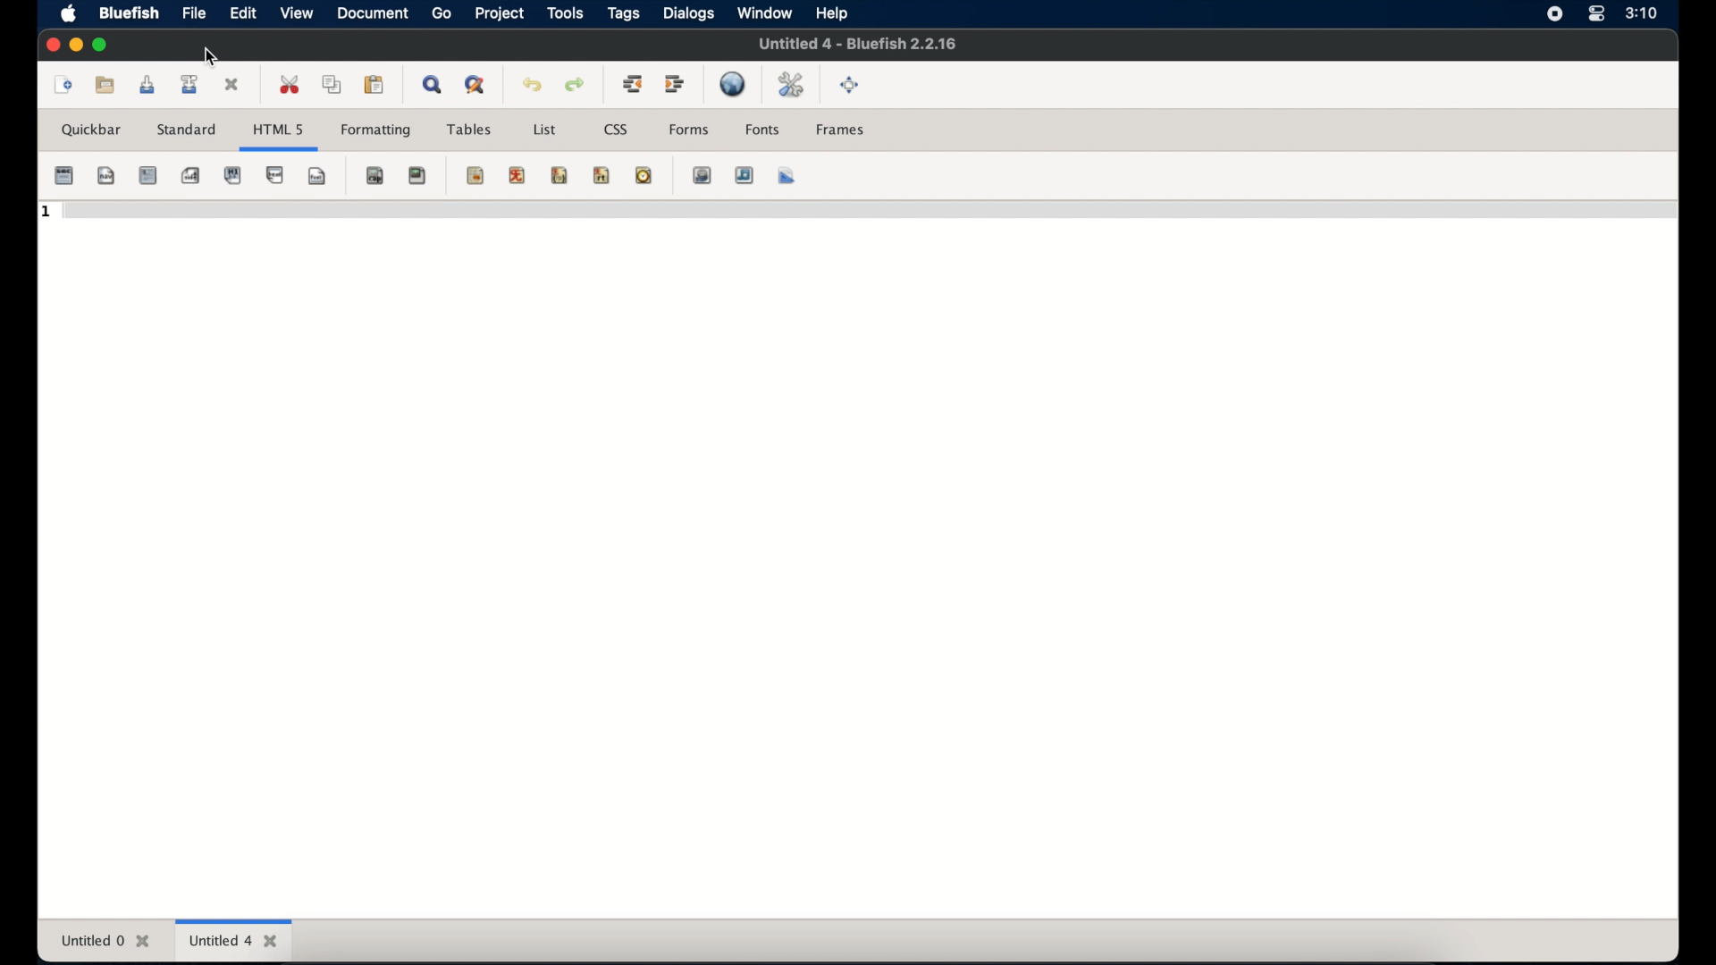 The image size is (1716, 965). What do you see at coordinates (126, 13) in the screenshot?
I see `bluefish` at bounding box center [126, 13].